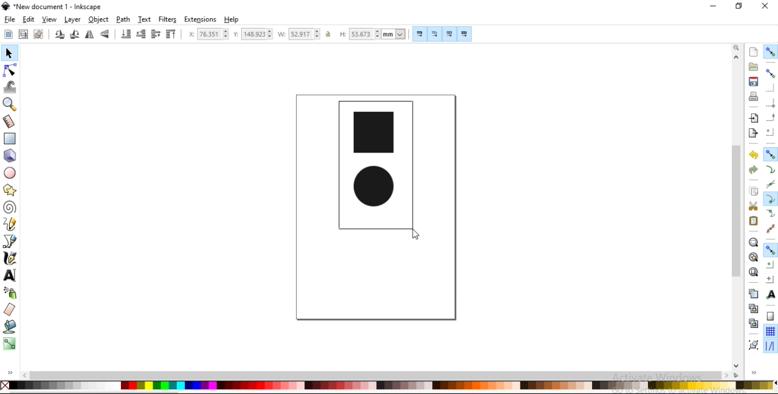 This screenshot has width=778, height=394. What do you see at coordinates (11, 257) in the screenshot?
I see `draw calligraphic or brush strokes` at bounding box center [11, 257].